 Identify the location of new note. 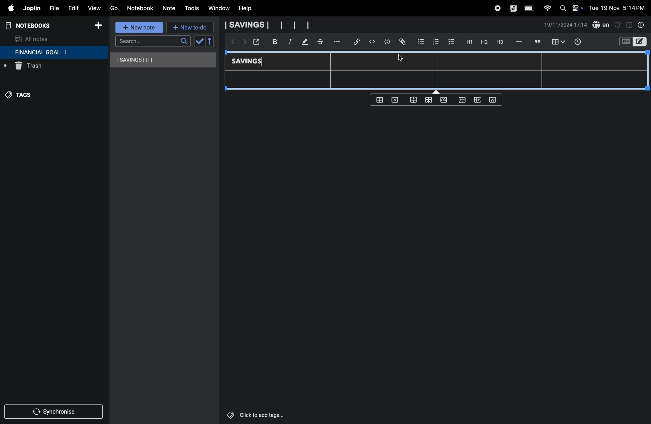
(140, 28).